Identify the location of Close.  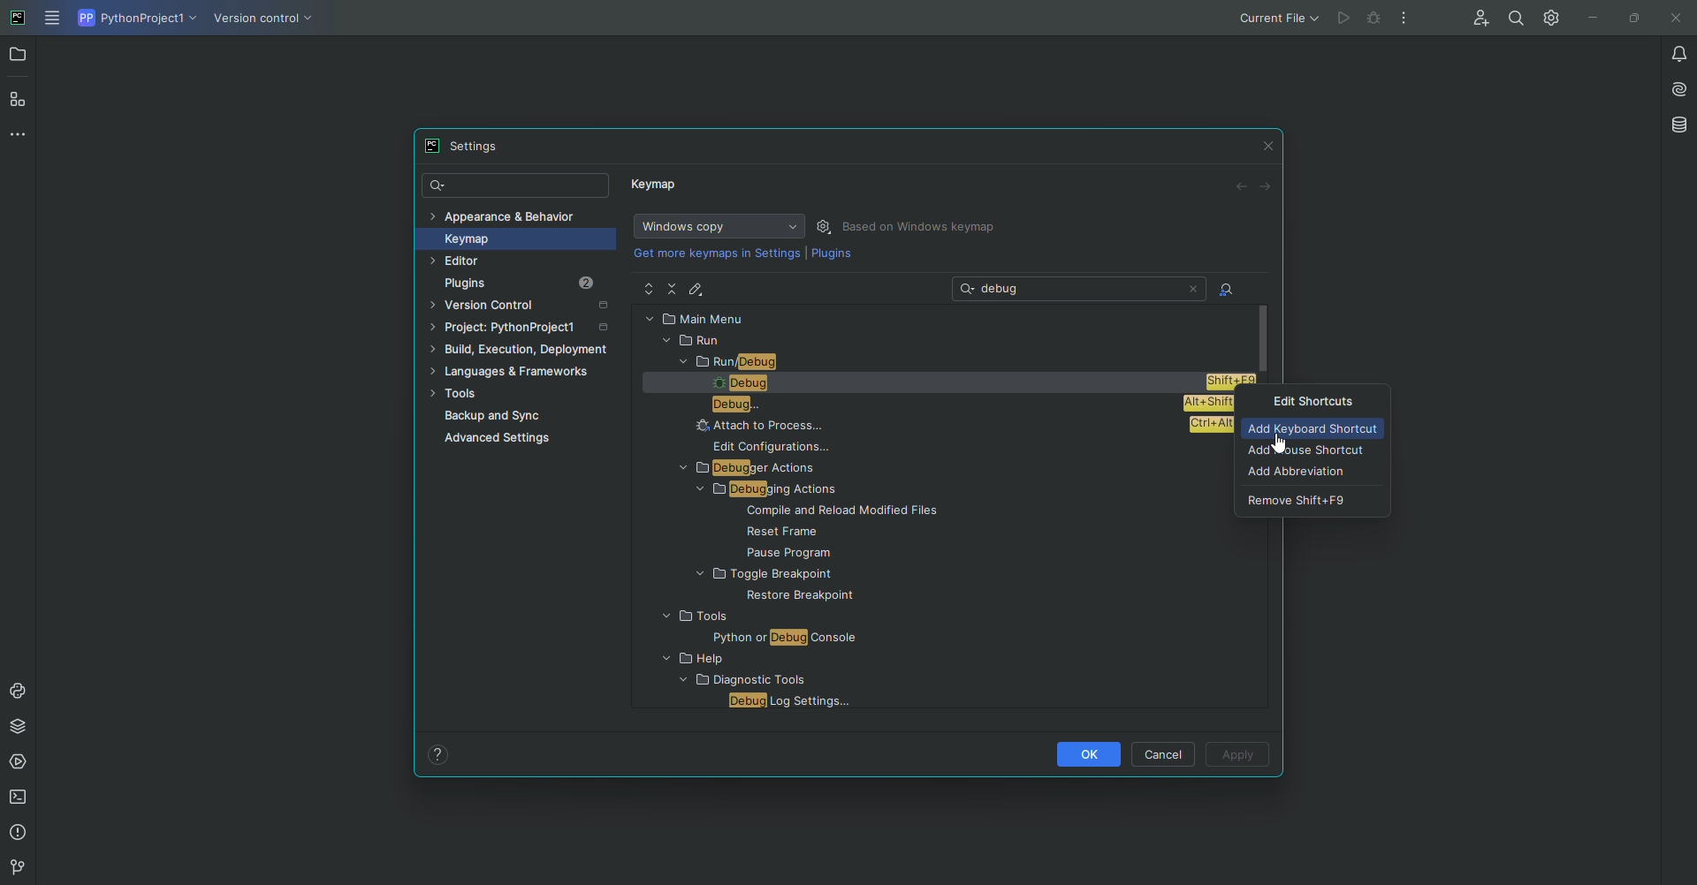
(1269, 142).